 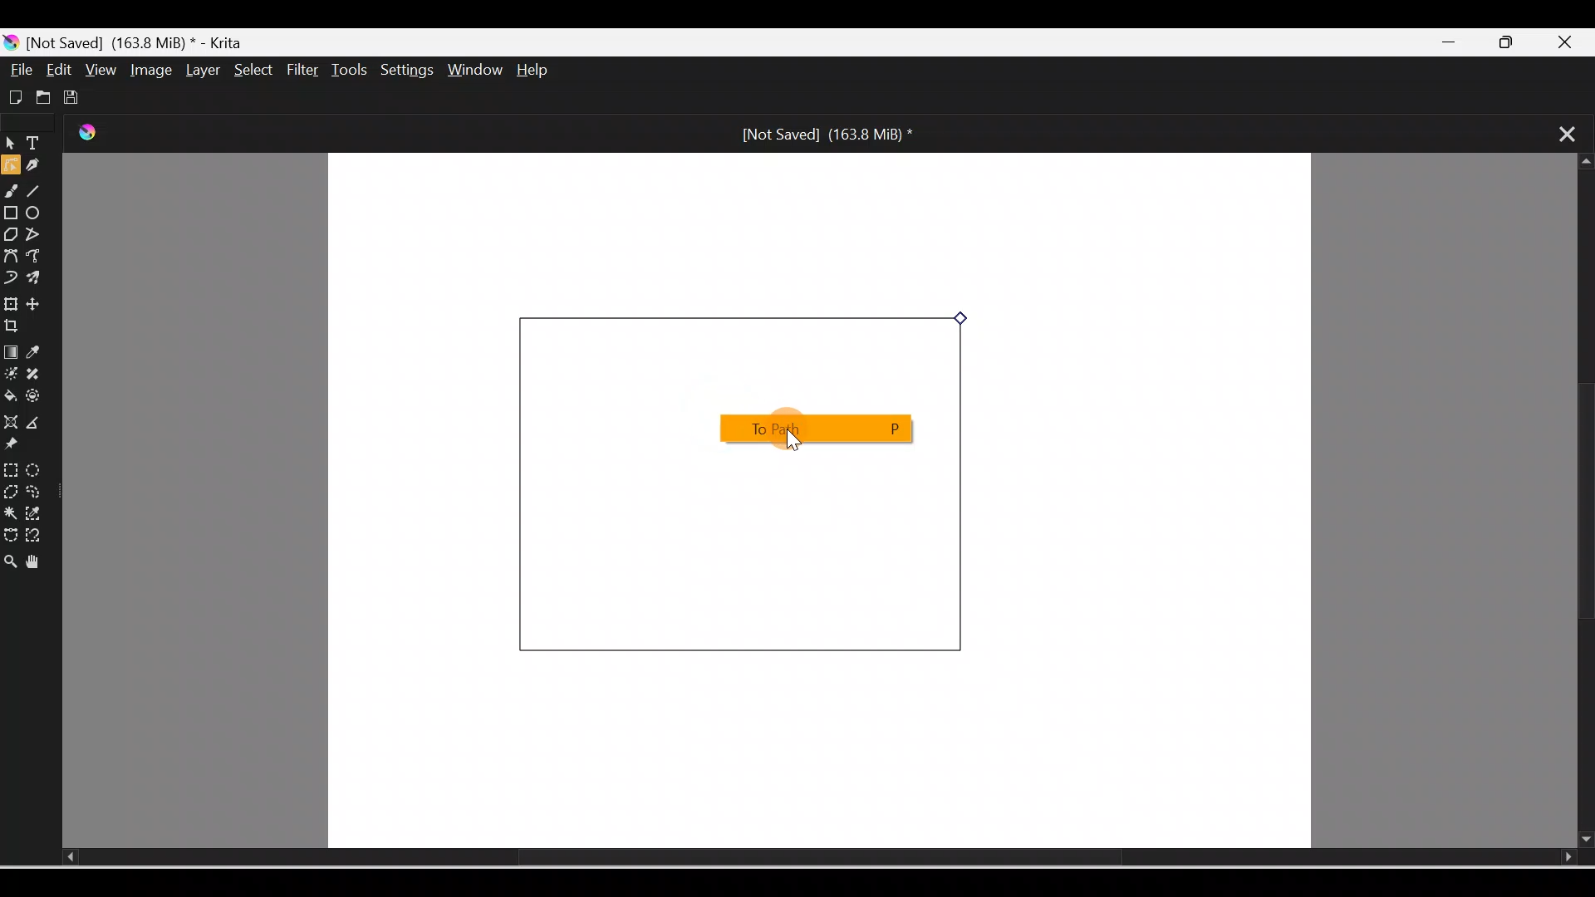 What do you see at coordinates (10, 512) in the screenshot?
I see `Contiguous selection tool` at bounding box center [10, 512].